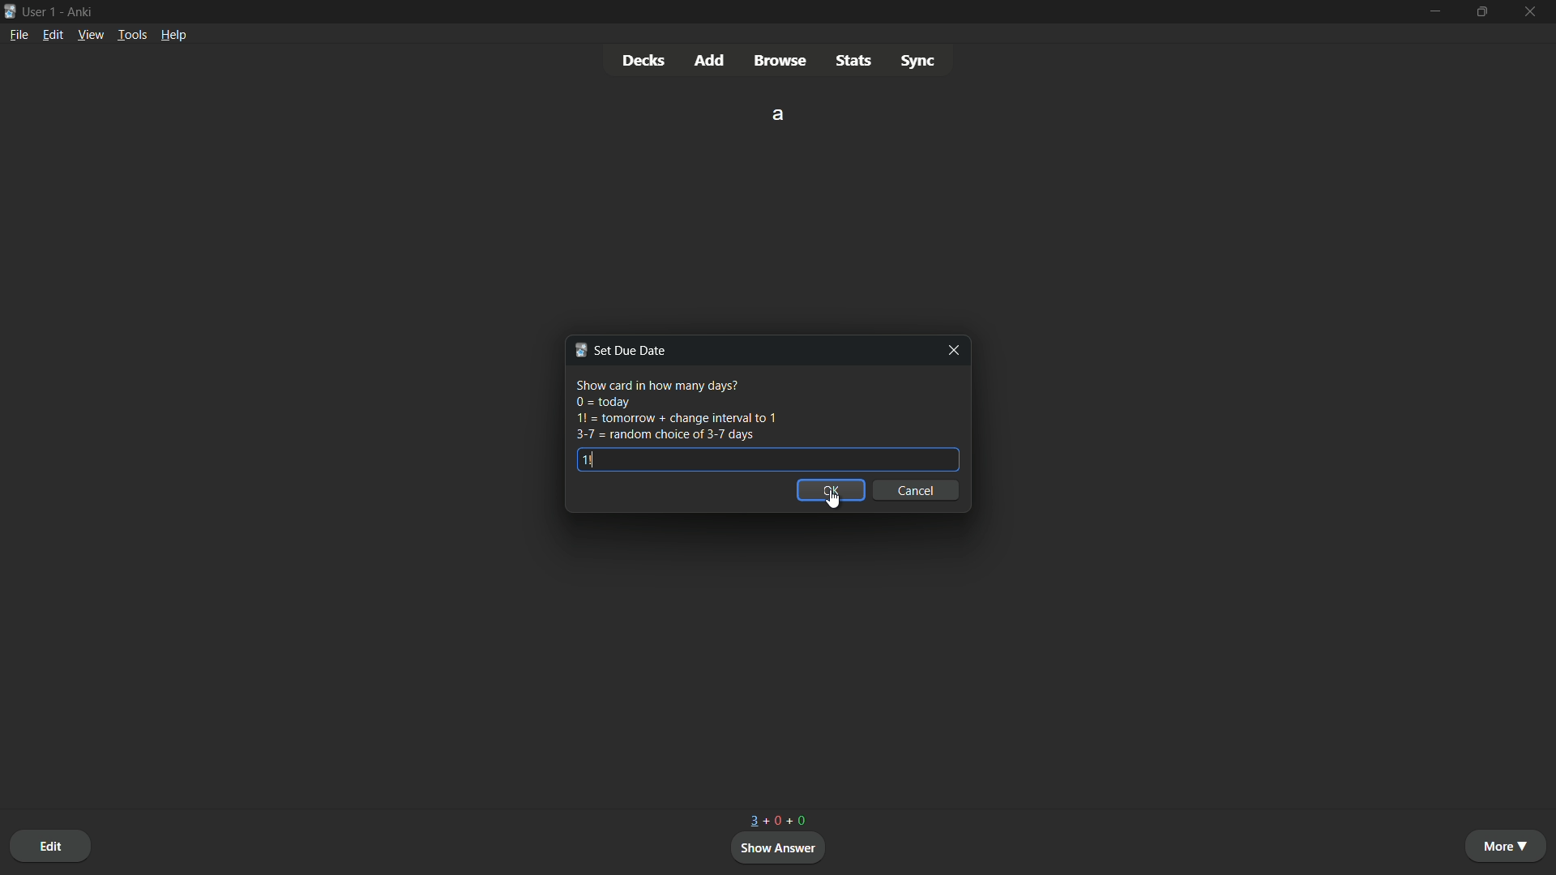 This screenshot has width=1556, height=875. What do you see at coordinates (1485, 12) in the screenshot?
I see `maximize` at bounding box center [1485, 12].